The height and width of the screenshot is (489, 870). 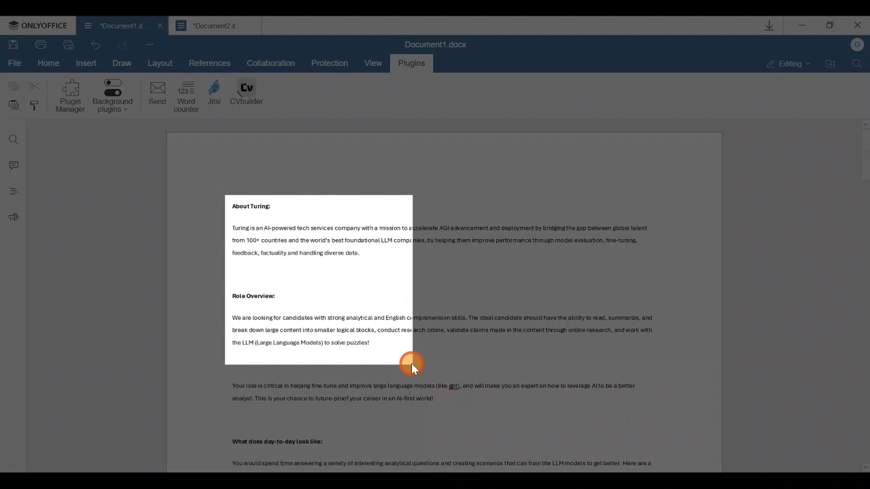 What do you see at coordinates (17, 65) in the screenshot?
I see `File` at bounding box center [17, 65].